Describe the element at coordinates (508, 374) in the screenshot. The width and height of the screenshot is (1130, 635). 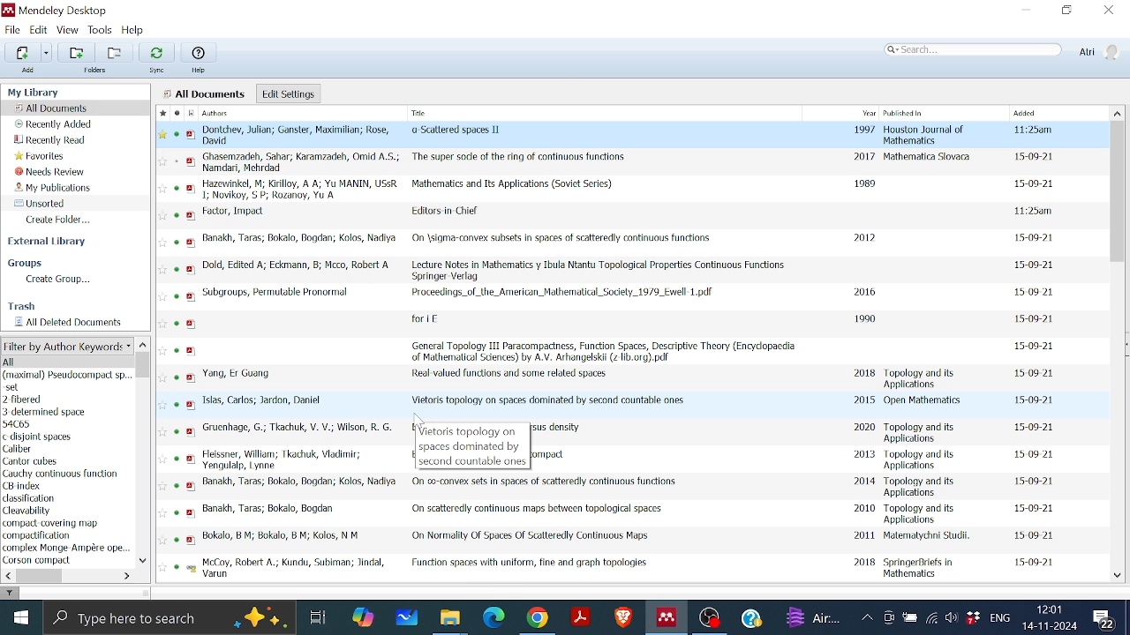
I see `Title` at that location.